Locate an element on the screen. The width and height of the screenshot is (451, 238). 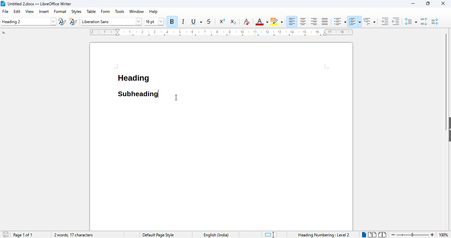
close is located at coordinates (443, 4).